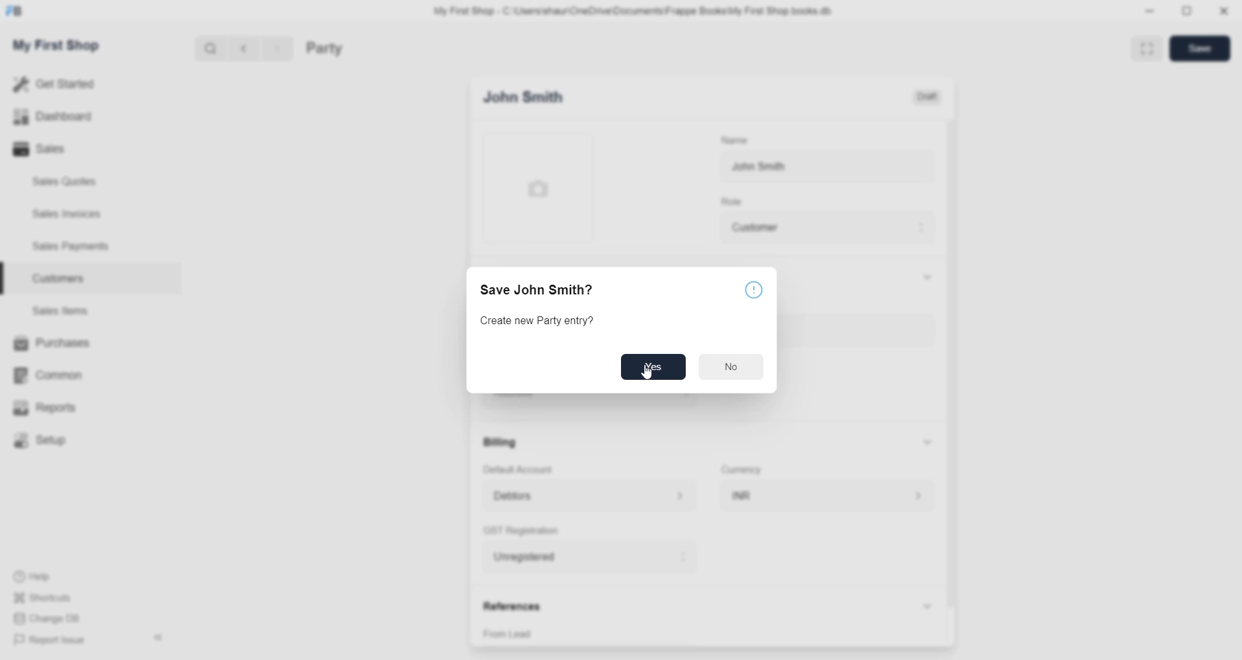 The image size is (1242, 660). Describe the element at coordinates (686, 500) in the screenshot. I see `move to below account` at that location.